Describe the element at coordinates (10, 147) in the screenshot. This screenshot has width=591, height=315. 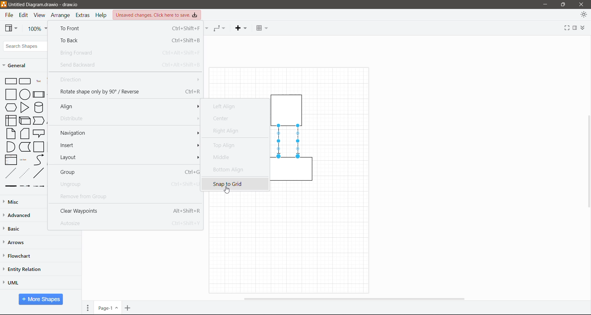
I see `And` at that location.